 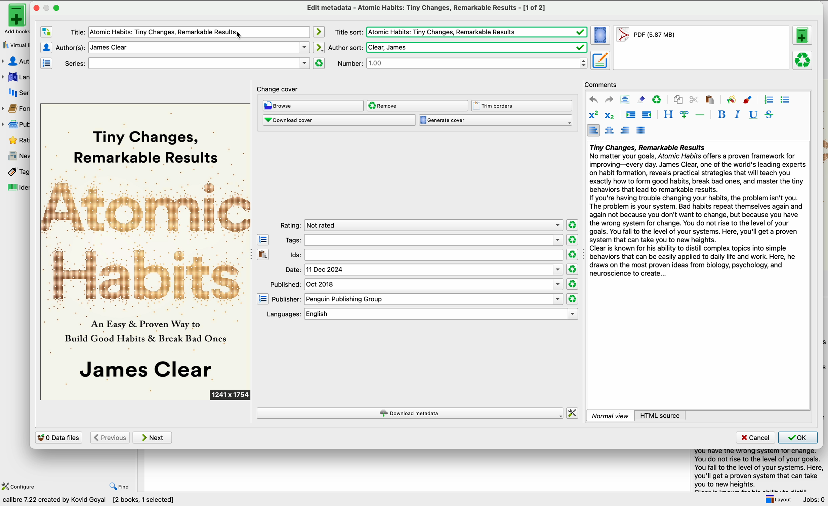 I want to click on cursor, so click(x=240, y=36).